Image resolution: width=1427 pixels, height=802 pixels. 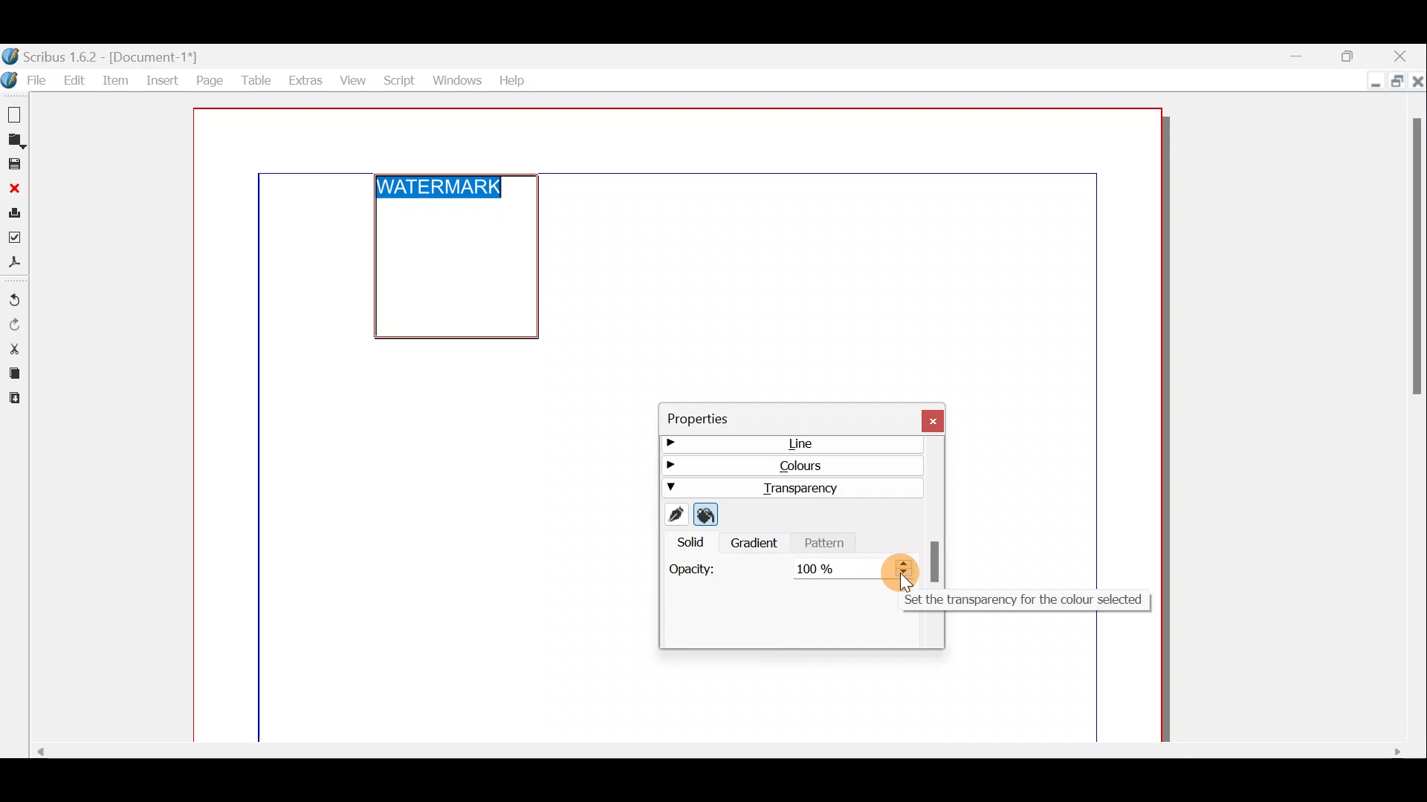 I want to click on Page, so click(x=207, y=79).